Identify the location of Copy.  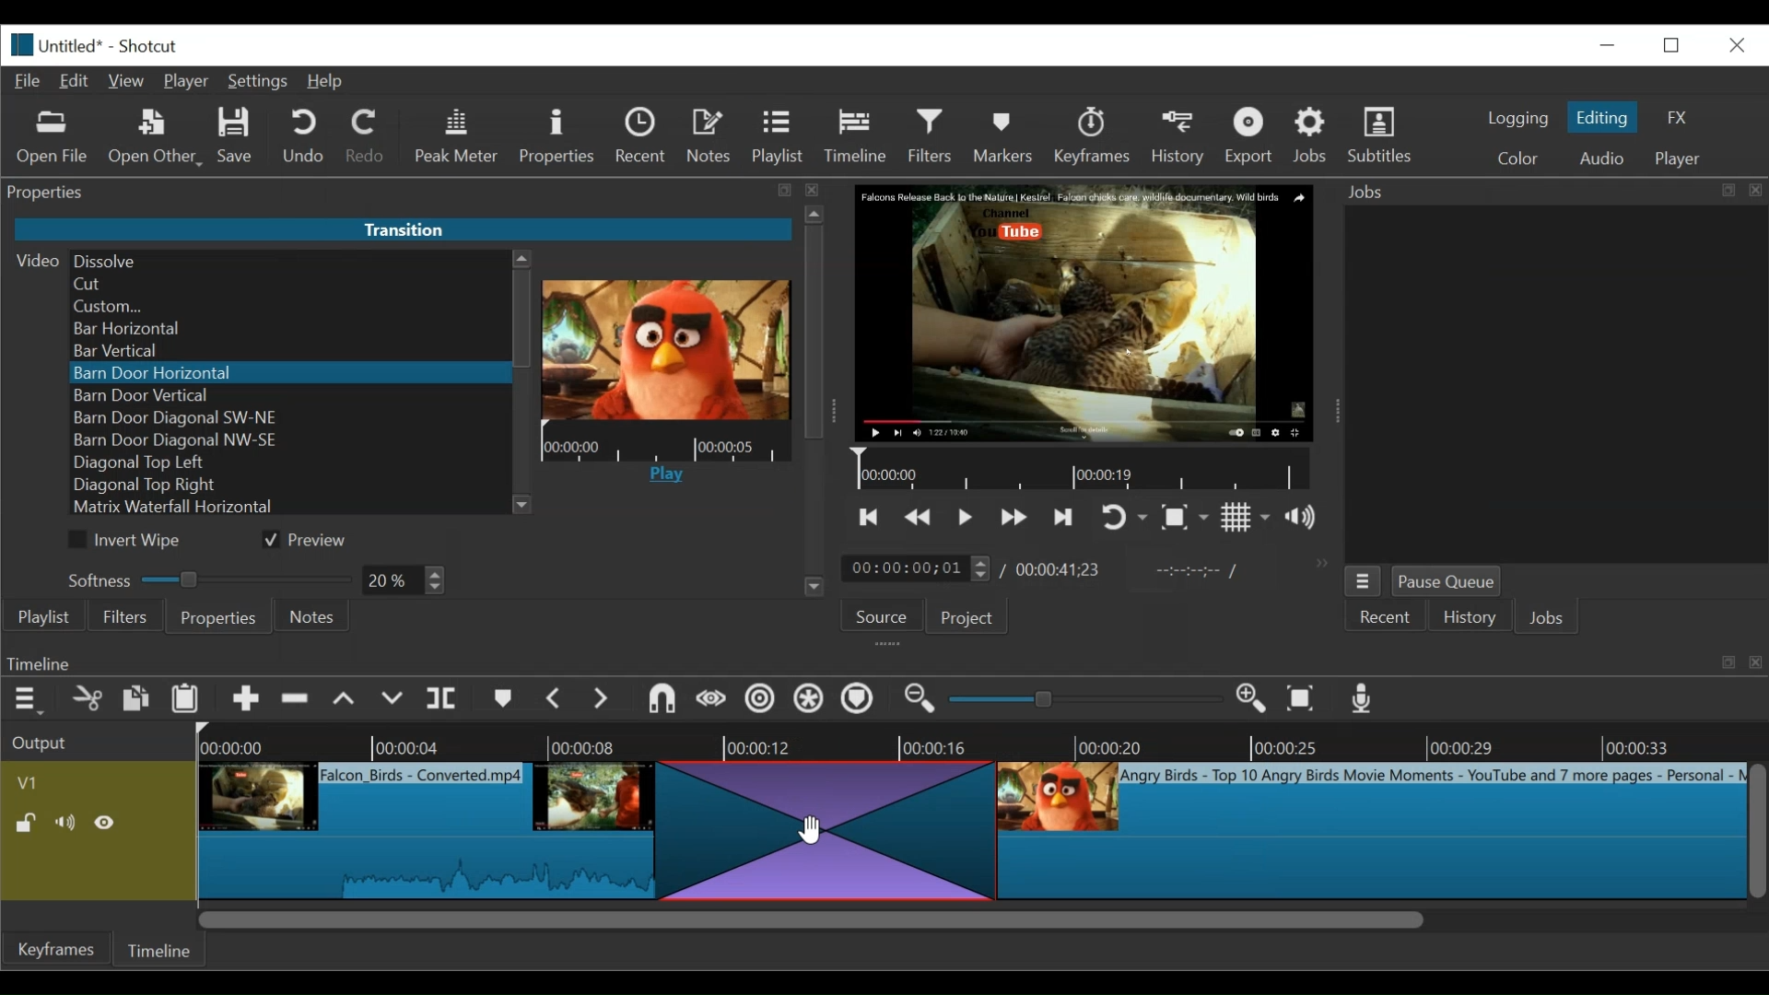
(137, 697).